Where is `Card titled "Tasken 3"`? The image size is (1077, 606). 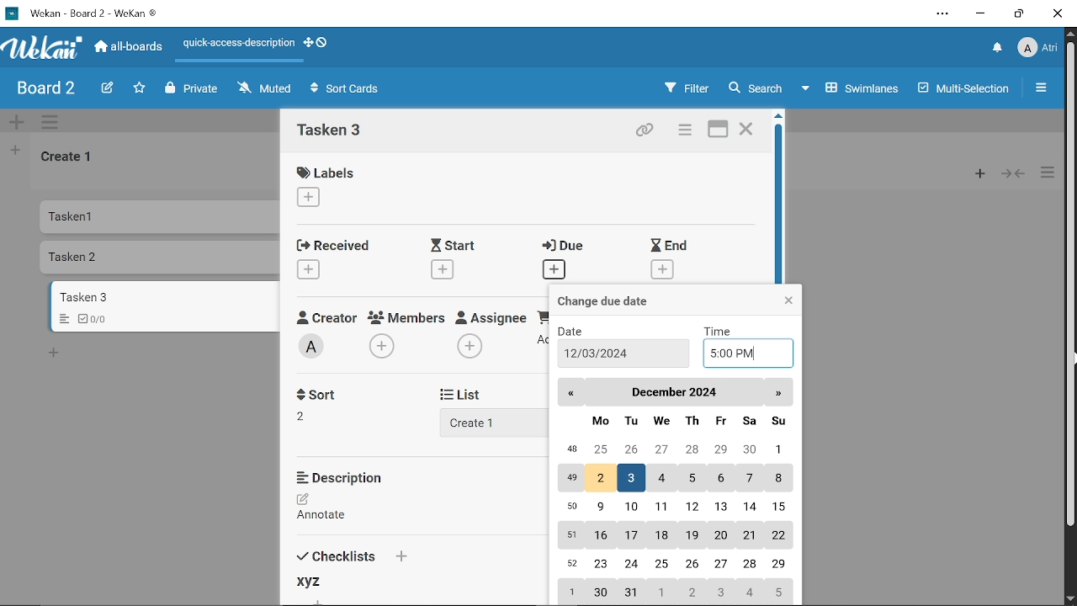 Card titled "Tasken 3" is located at coordinates (166, 297).